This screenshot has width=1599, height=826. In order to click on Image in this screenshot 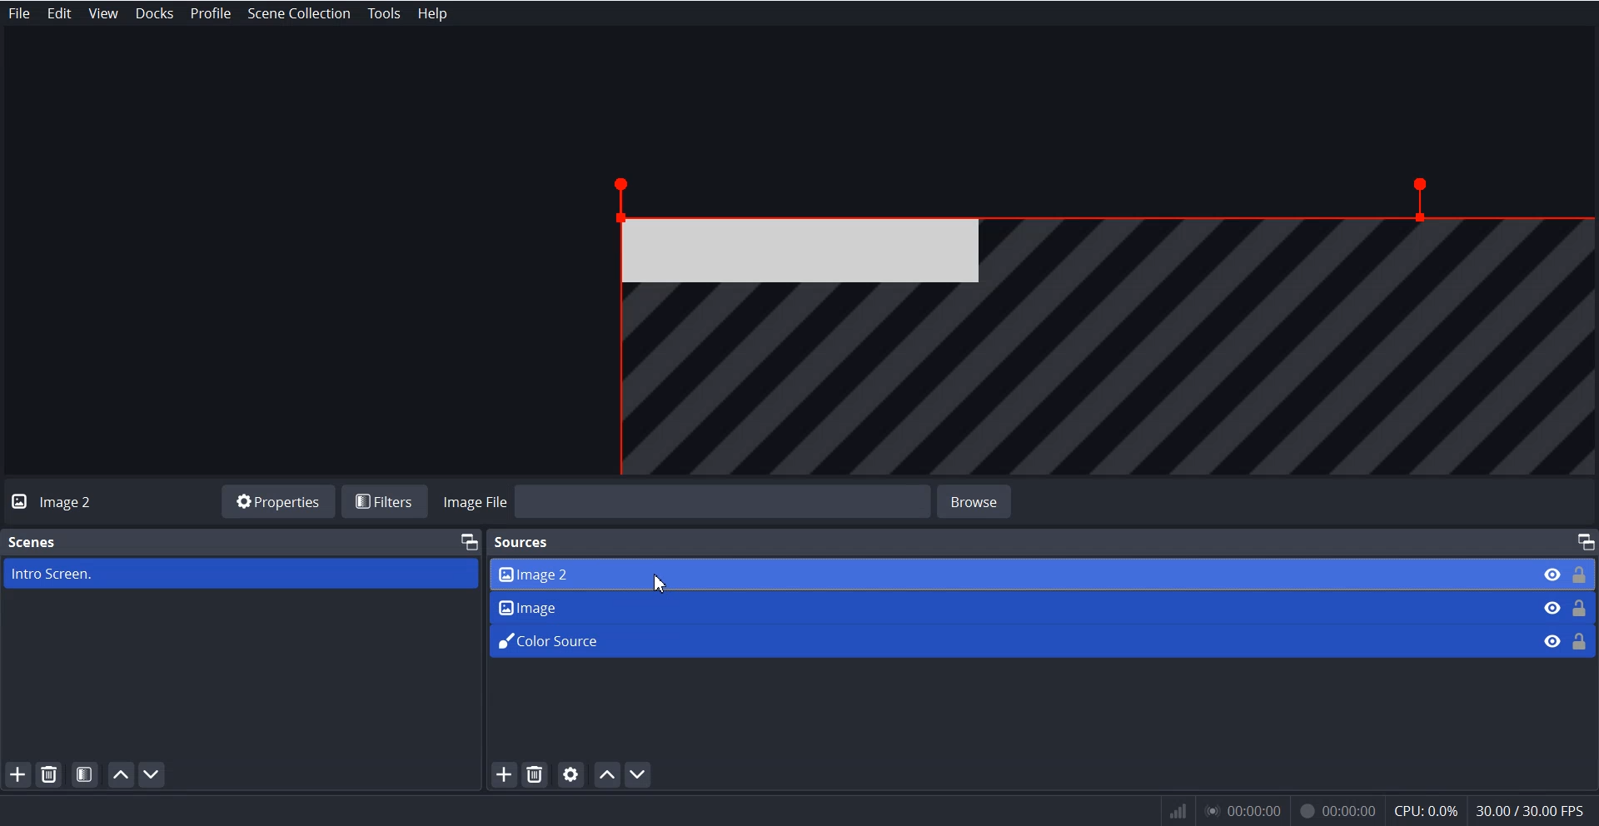, I will do `click(1004, 605)`.